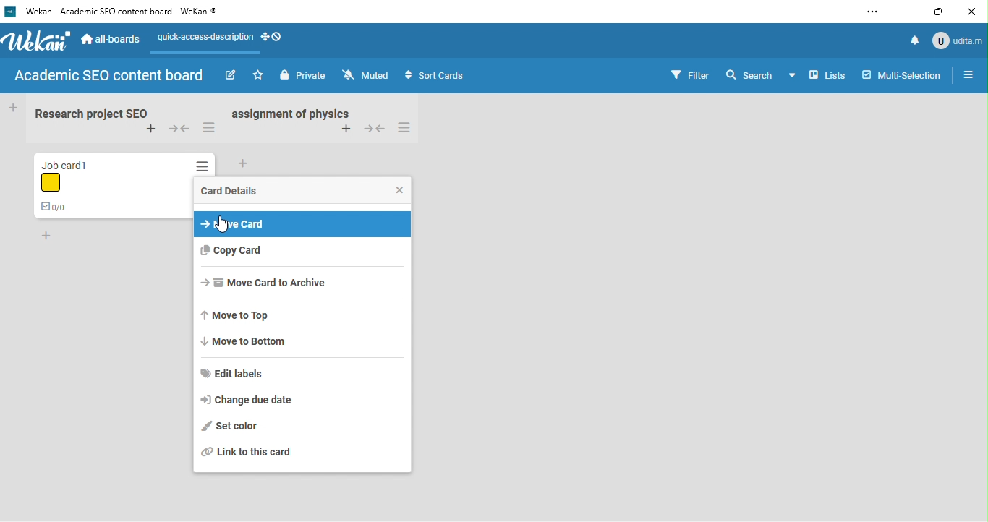  What do you see at coordinates (453, 75) in the screenshot?
I see `sort cards` at bounding box center [453, 75].